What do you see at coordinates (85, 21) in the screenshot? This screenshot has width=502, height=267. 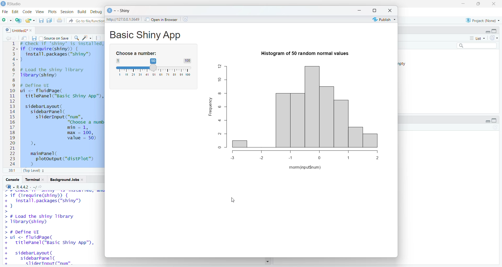 I see `file search` at bounding box center [85, 21].